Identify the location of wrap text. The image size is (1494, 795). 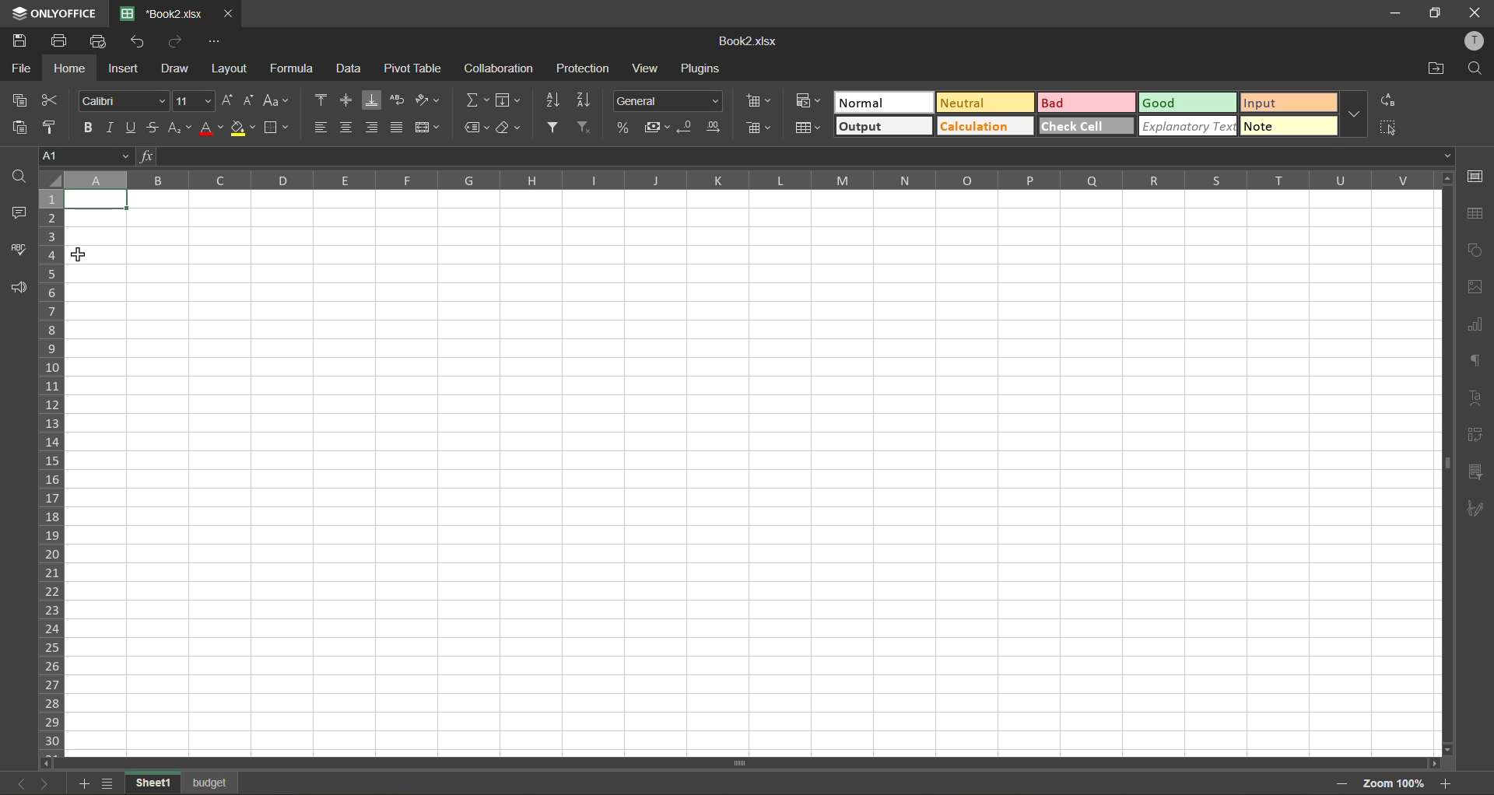
(400, 101).